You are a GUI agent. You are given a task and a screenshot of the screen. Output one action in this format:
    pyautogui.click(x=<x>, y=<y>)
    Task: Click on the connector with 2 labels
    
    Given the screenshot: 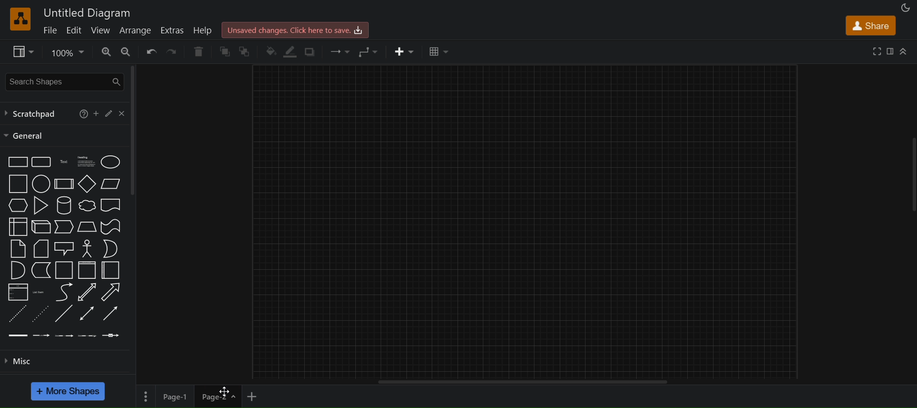 What is the action you would take?
    pyautogui.click(x=65, y=334)
    